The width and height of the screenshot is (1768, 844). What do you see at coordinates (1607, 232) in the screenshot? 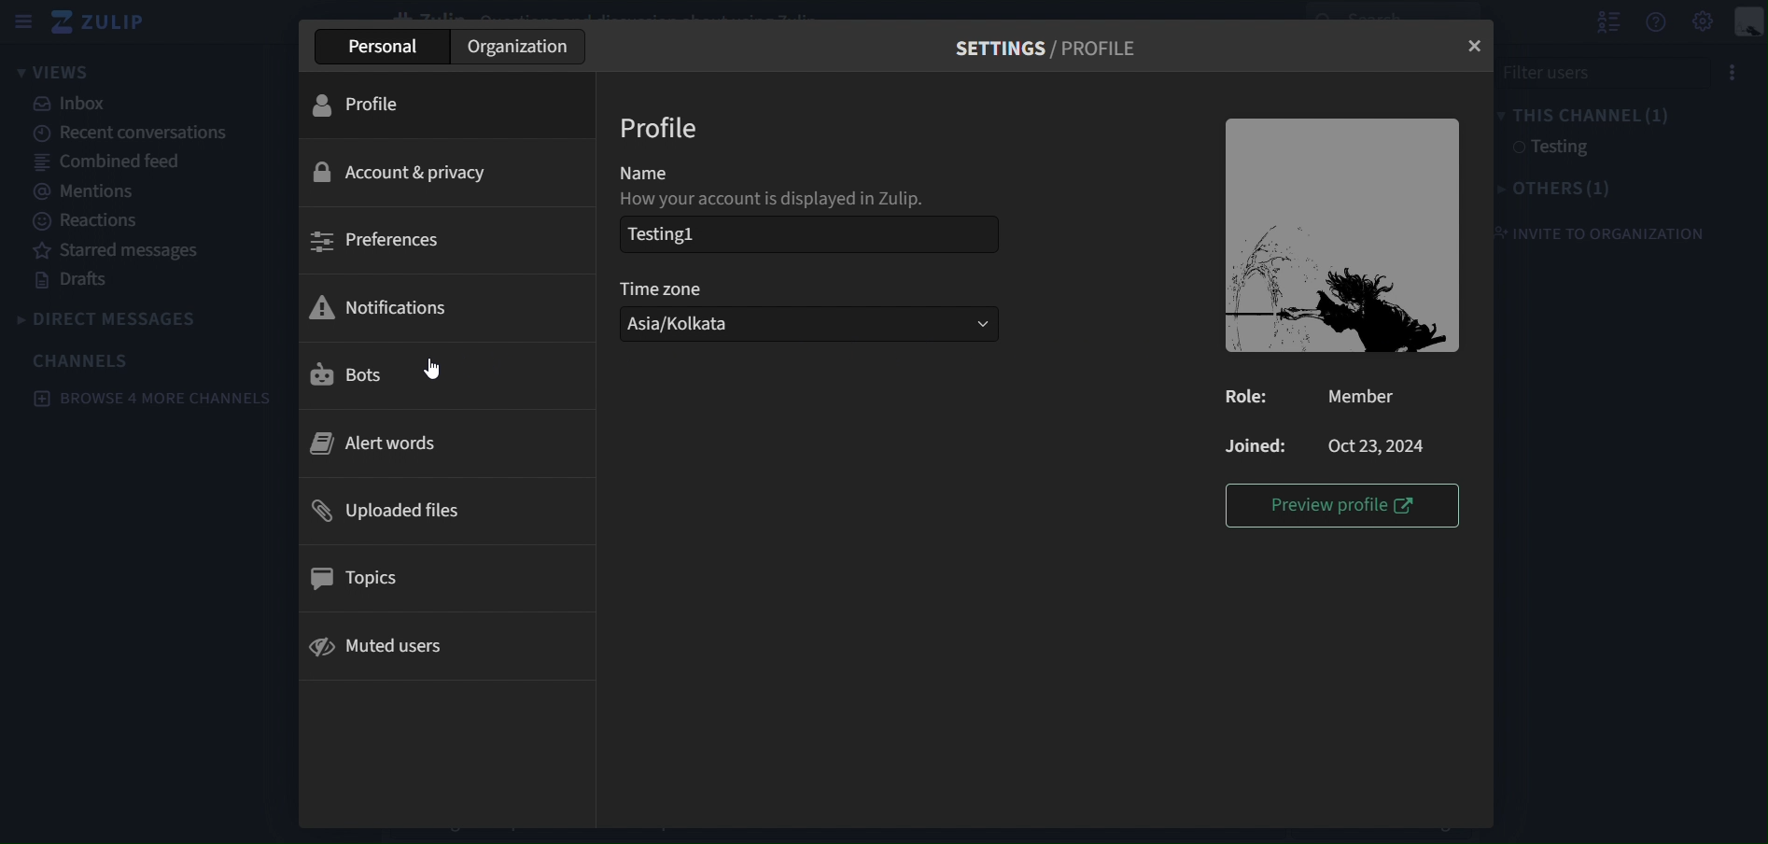
I see `invite to organization` at bounding box center [1607, 232].